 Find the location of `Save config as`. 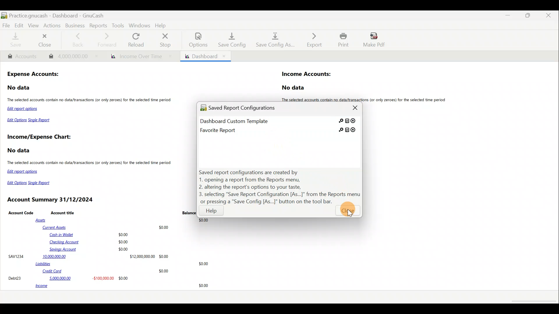

Save config as is located at coordinates (273, 40).